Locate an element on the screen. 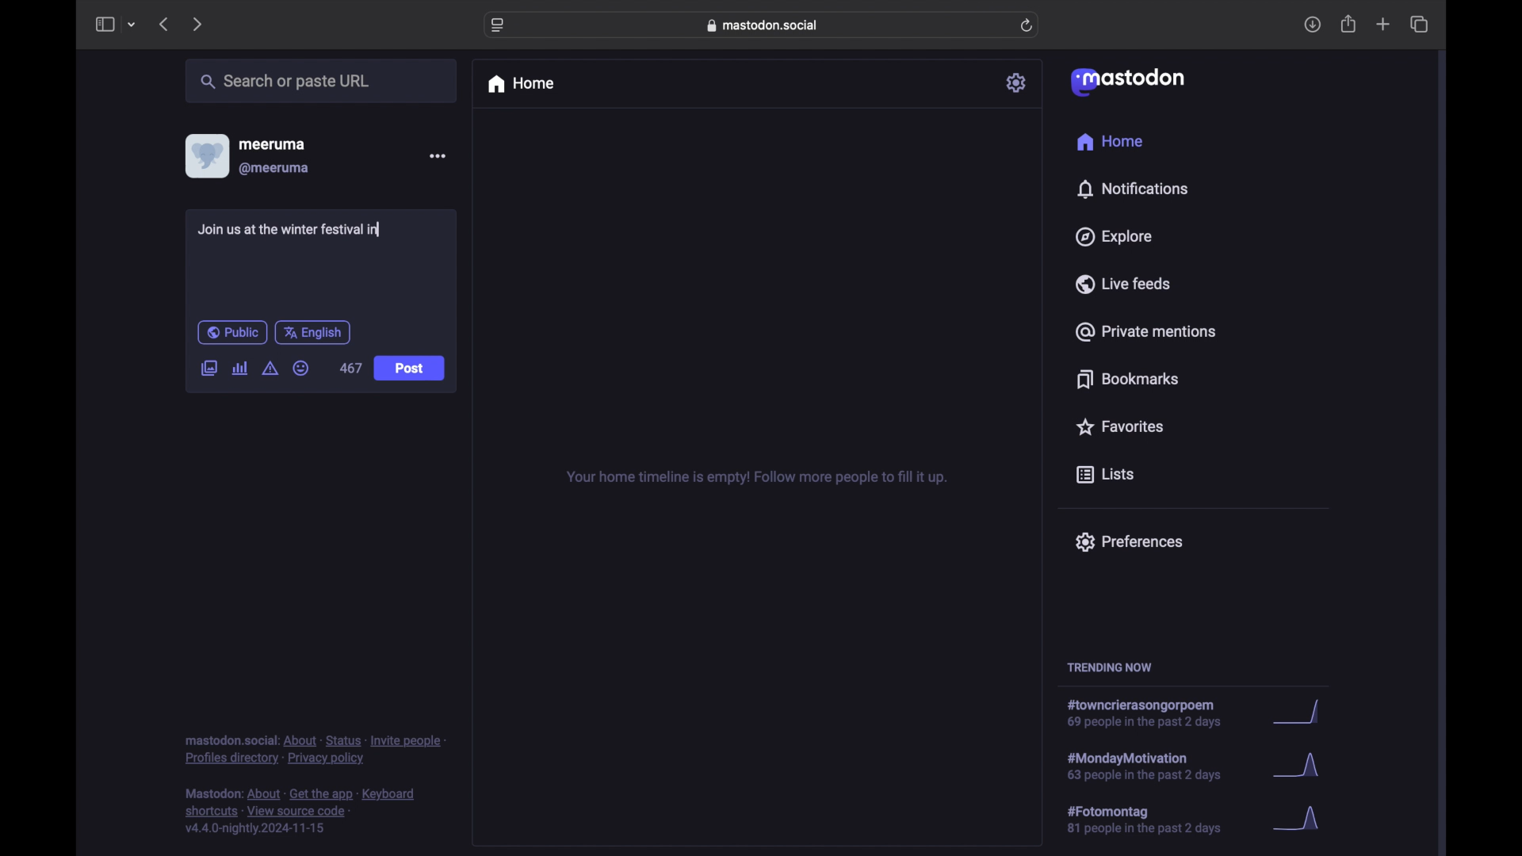 Image resolution: width=1522 pixels, height=856 pixels. footnote is located at coordinates (303, 812).